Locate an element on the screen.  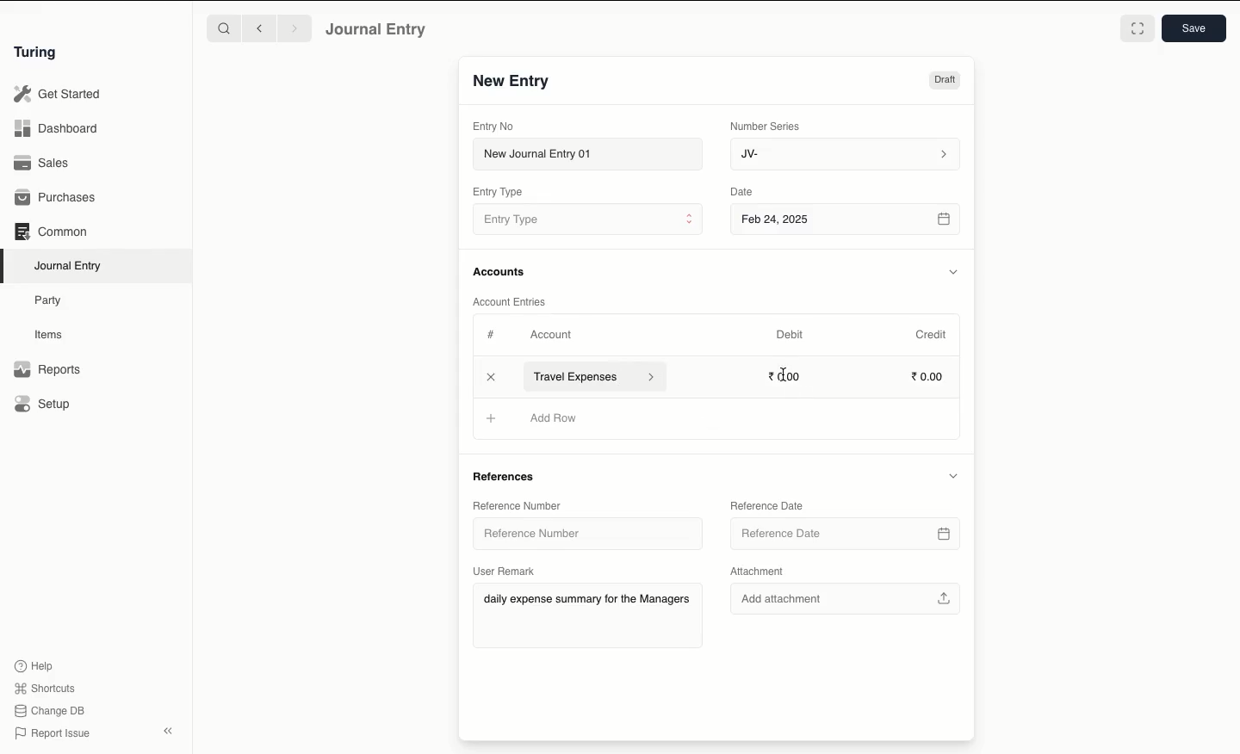
Shortcuts is located at coordinates (47, 689).